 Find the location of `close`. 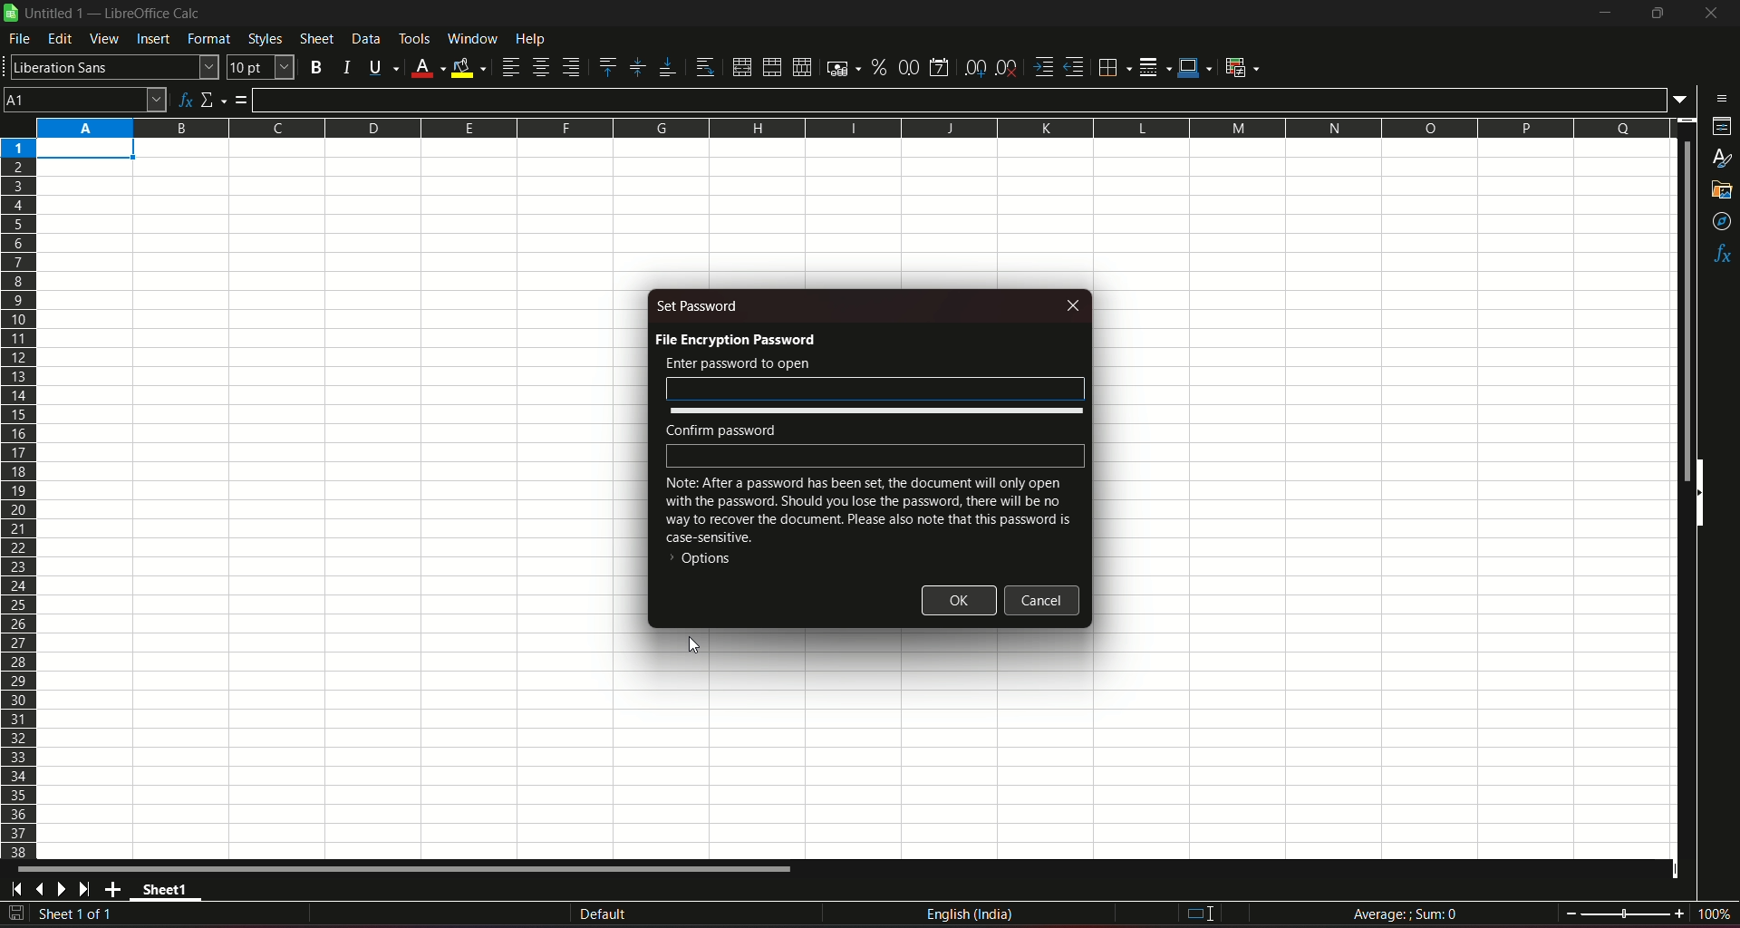

close is located at coordinates (1075, 304).